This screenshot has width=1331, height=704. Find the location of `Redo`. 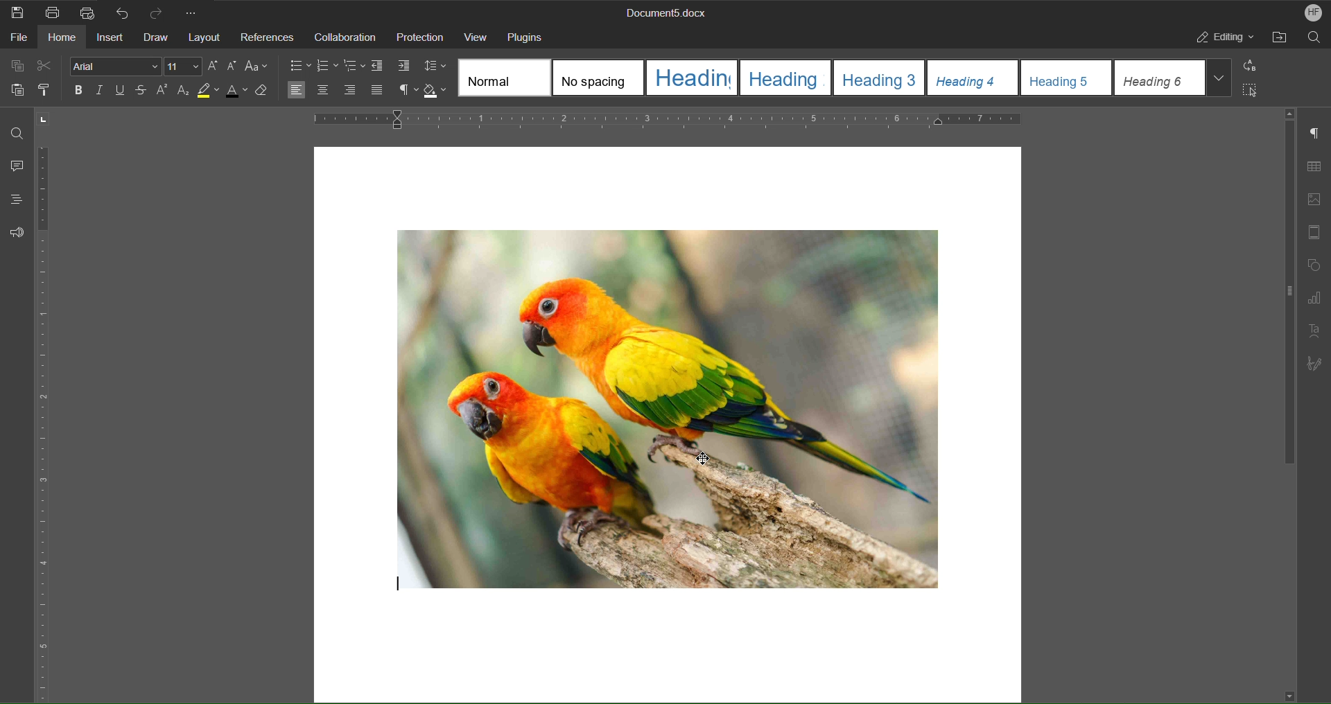

Redo is located at coordinates (161, 12).